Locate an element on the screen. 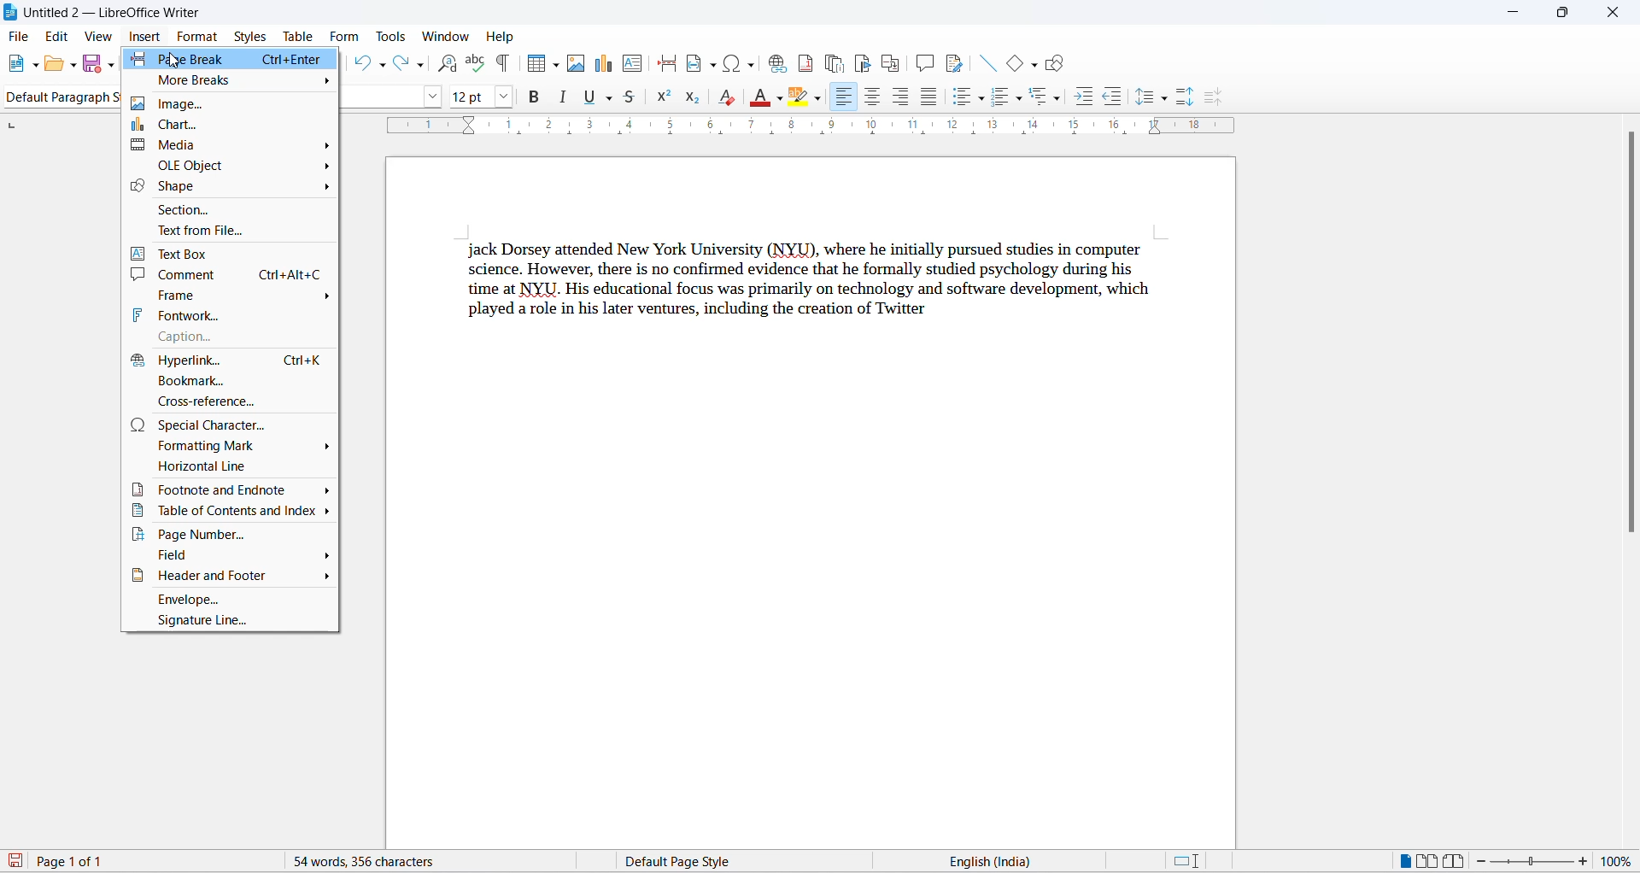 The height and width of the screenshot is (873, 1640). file is located at coordinates (21, 38).